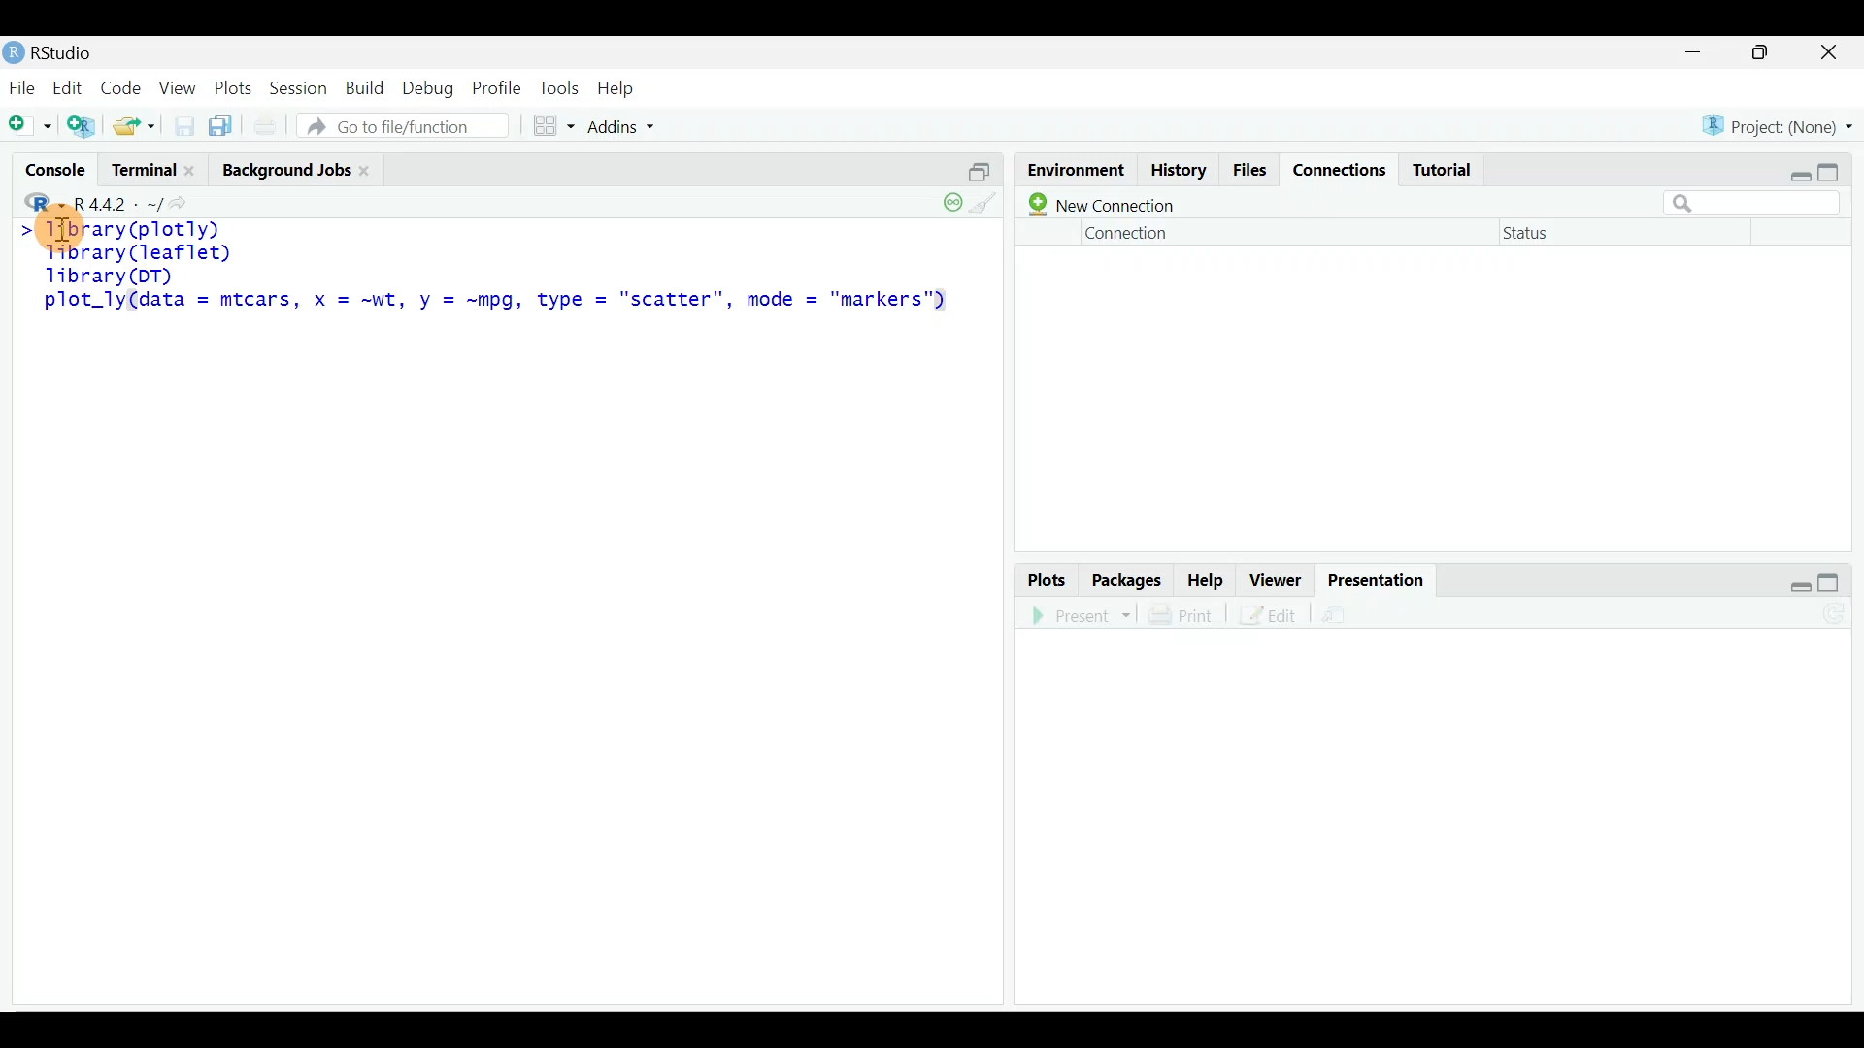 This screenshot has width=1864, height=1048. What do you see at coordinates (1334, 165) in the screenshot?
I see `Connections` at bounding box center [1334, 165].